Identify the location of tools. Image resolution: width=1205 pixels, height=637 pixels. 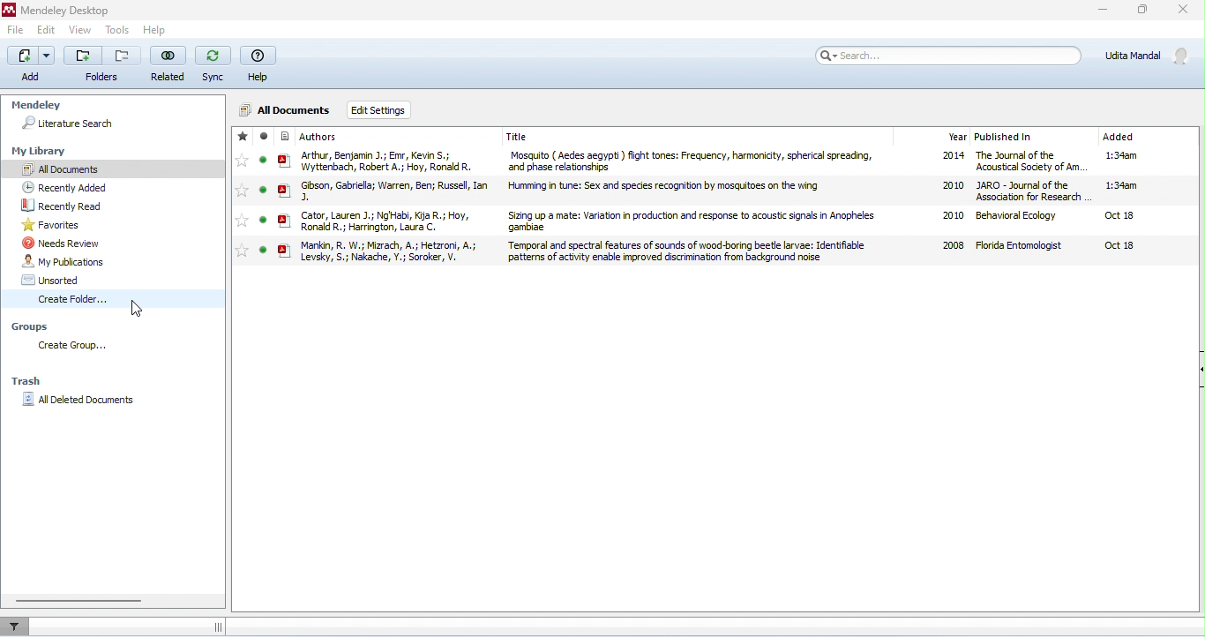
(118, 30).